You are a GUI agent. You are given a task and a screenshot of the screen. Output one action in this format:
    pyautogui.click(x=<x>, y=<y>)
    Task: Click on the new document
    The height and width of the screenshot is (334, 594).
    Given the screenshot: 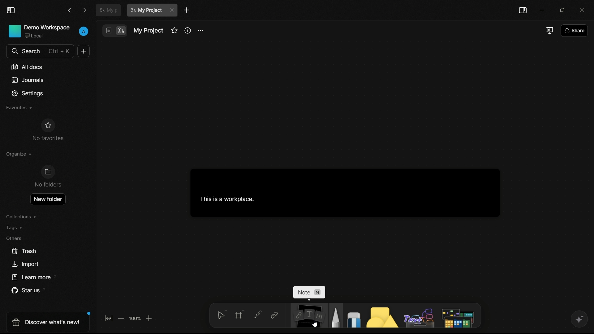 What is the action you would take?
    pyautogui.click(x=186, y=10)
    